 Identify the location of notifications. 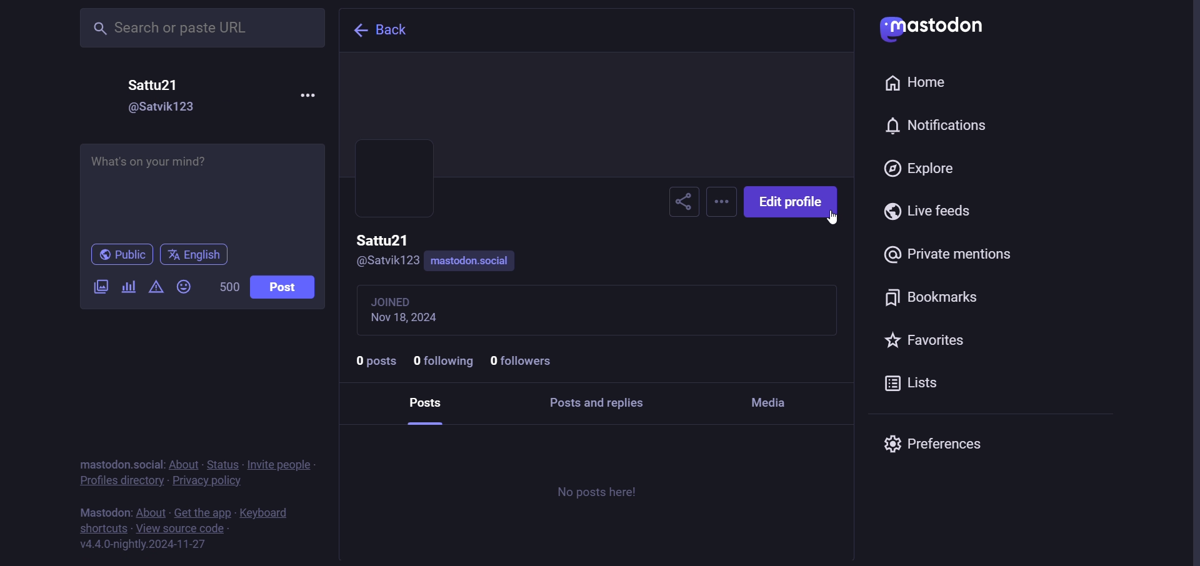
(931, 124).